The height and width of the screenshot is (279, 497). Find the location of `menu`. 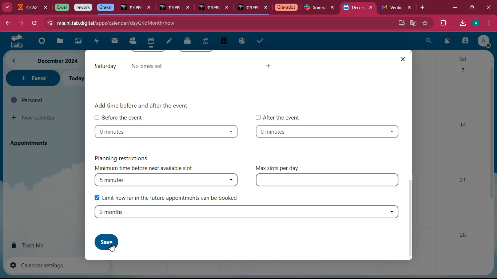

menu is located at coordinates (488, 23).